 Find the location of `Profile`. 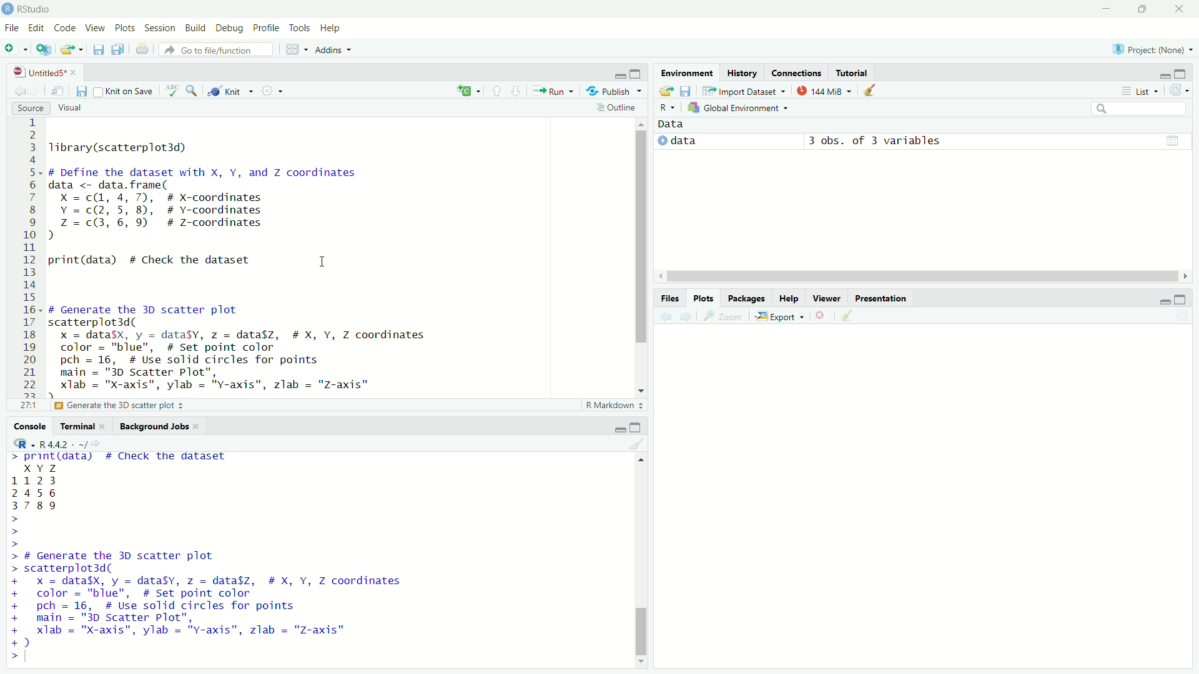

Profile is located at coordinates (265, 27).